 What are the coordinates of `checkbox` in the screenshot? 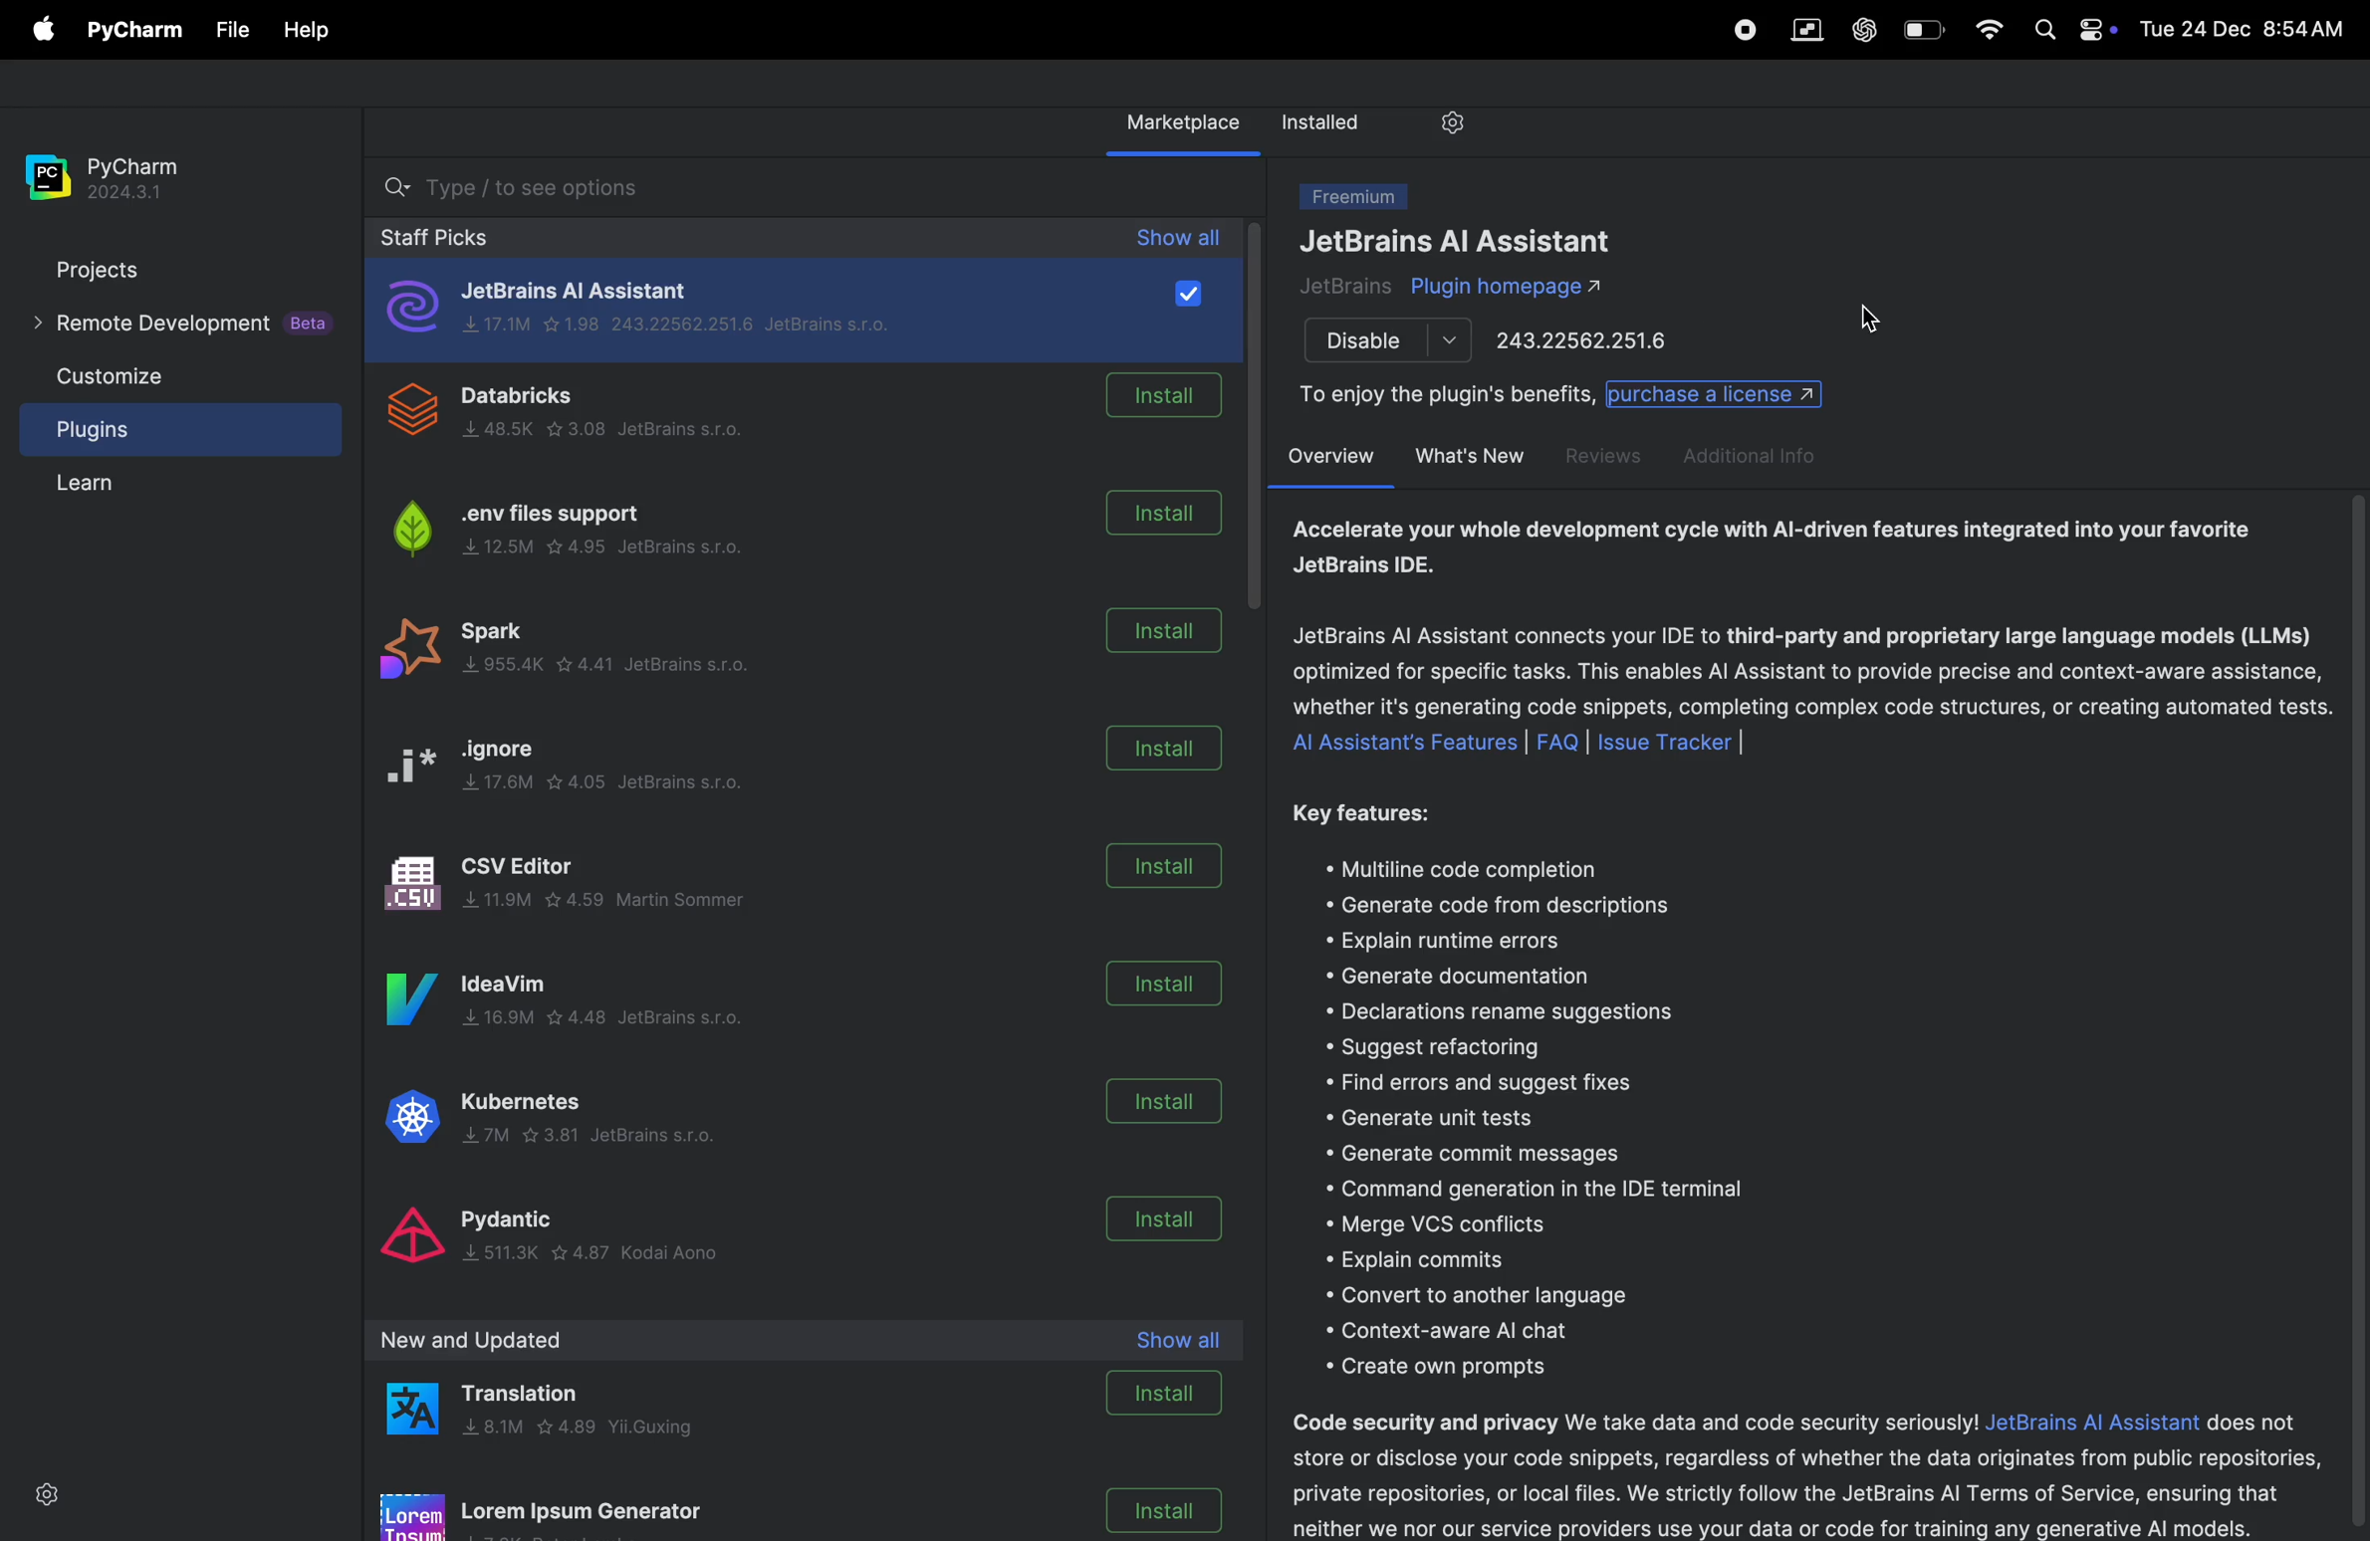 It's located at (1193, 294).